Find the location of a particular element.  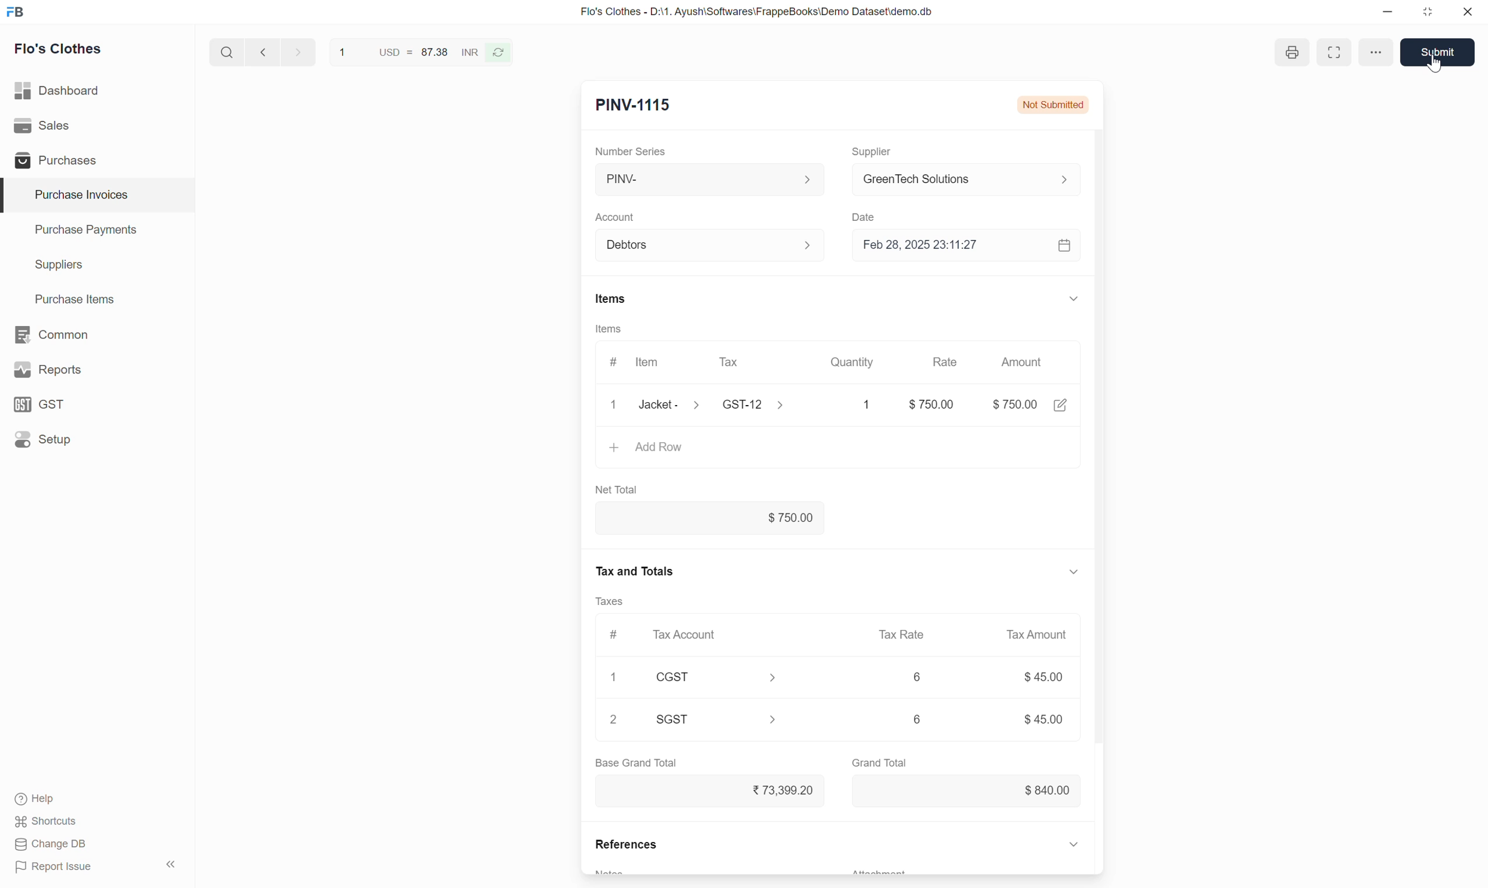

2 is located at coordinates (613, 719).